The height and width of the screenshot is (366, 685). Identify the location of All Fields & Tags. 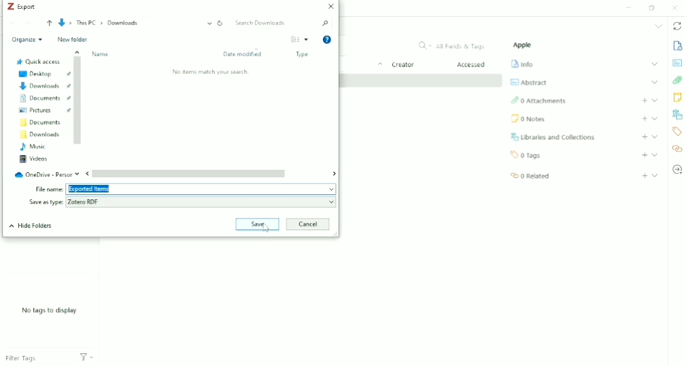
(451, 46).